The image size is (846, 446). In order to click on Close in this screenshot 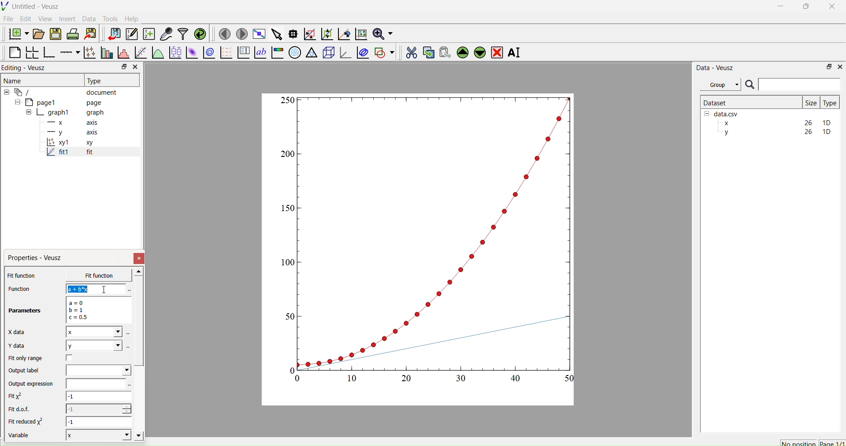, I will do `click(833, 9)`.